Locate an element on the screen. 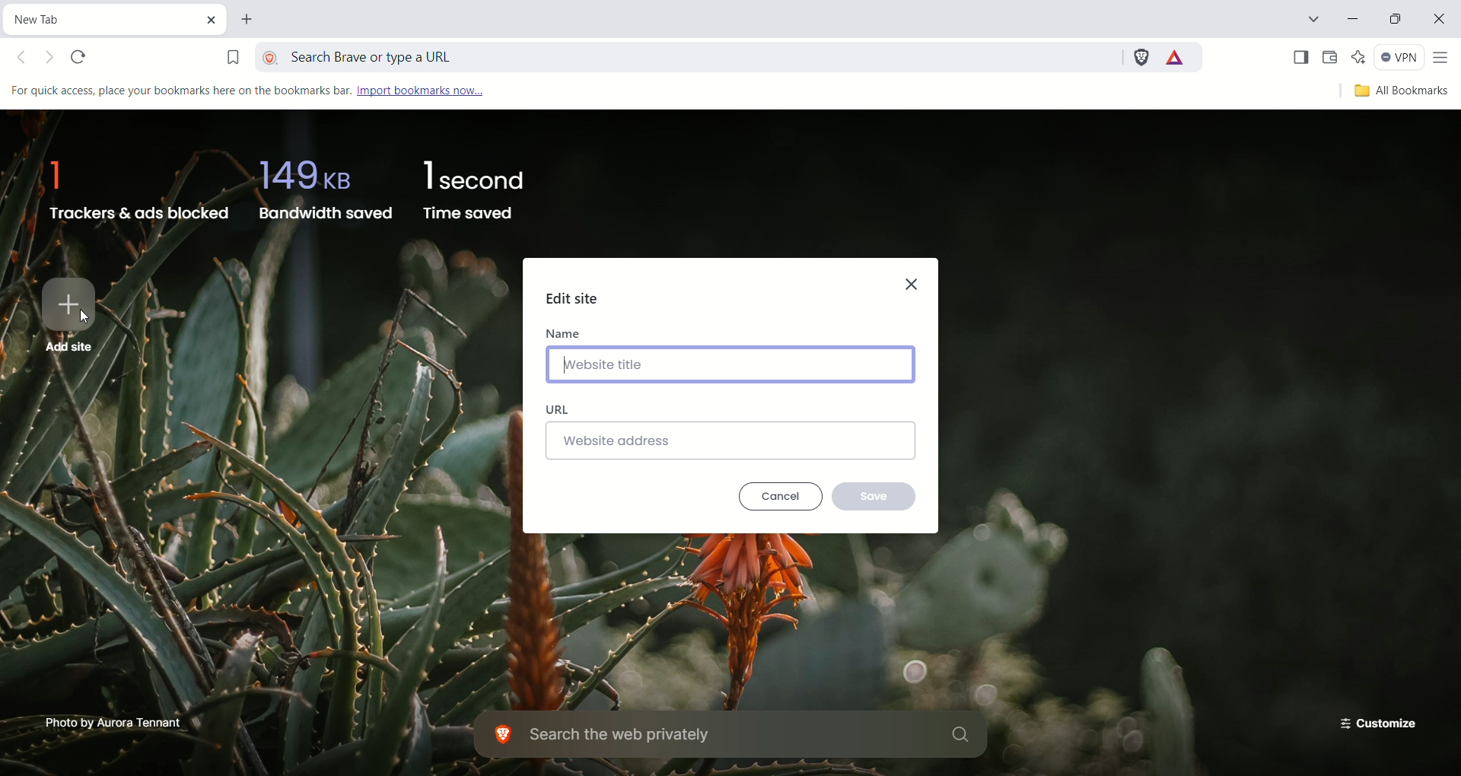 The image size is (1461, 776). VPN is located at coordinates (1399, 59).